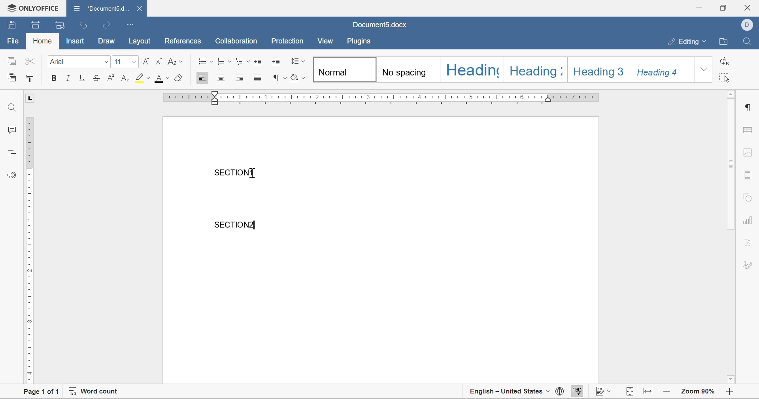 Image resolution: width=759 pixels, height=399 pixels. What do you see at coordinates (30, 77) in the screenshot?
I see `copy style` at bounding box center [30, 77].